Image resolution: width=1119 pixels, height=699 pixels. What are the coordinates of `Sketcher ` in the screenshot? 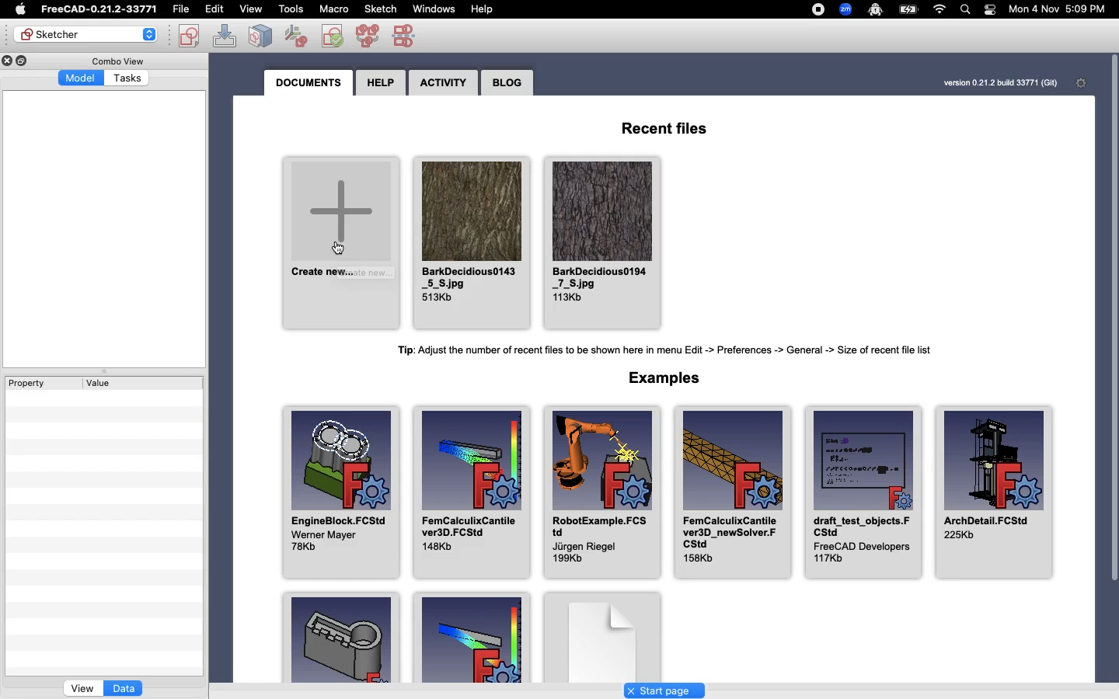 It's located at (85, 34).